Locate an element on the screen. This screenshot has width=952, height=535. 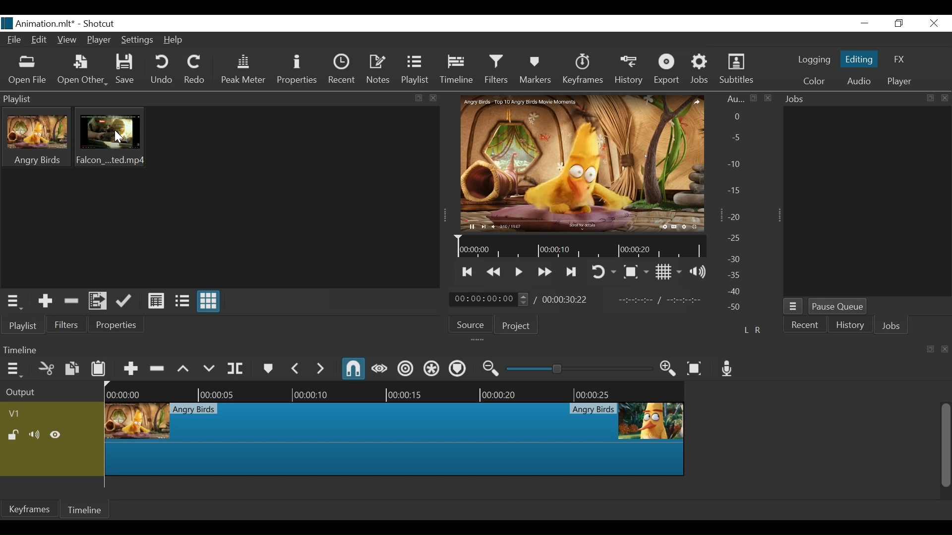
Properties is located at coordinates (298, 71).